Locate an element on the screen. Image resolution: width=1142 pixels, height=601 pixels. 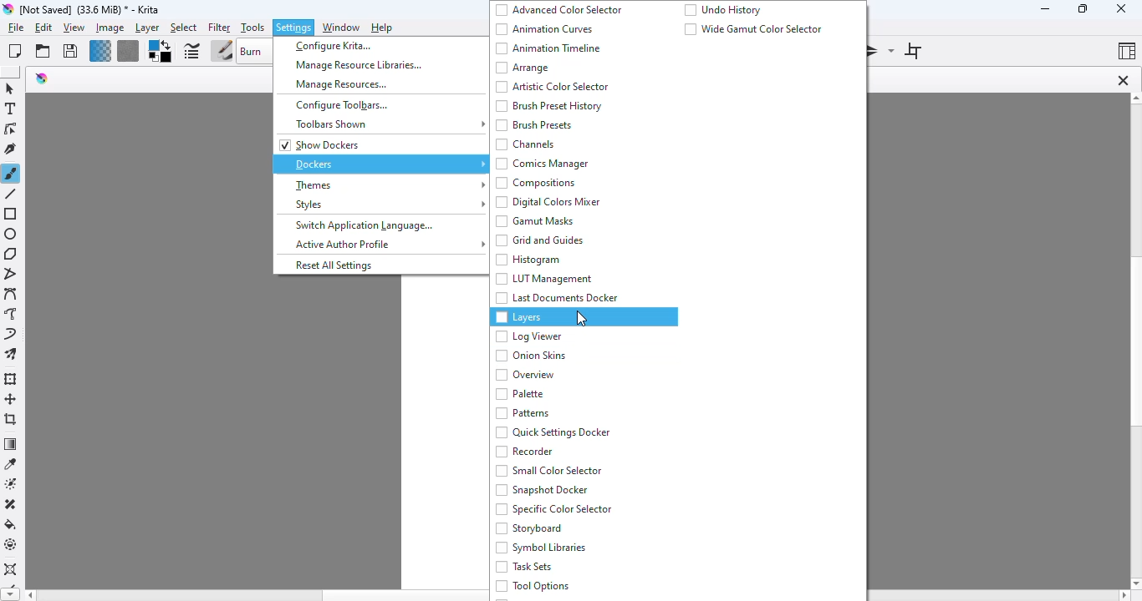
comics manager is located at coordinates (542, 164).